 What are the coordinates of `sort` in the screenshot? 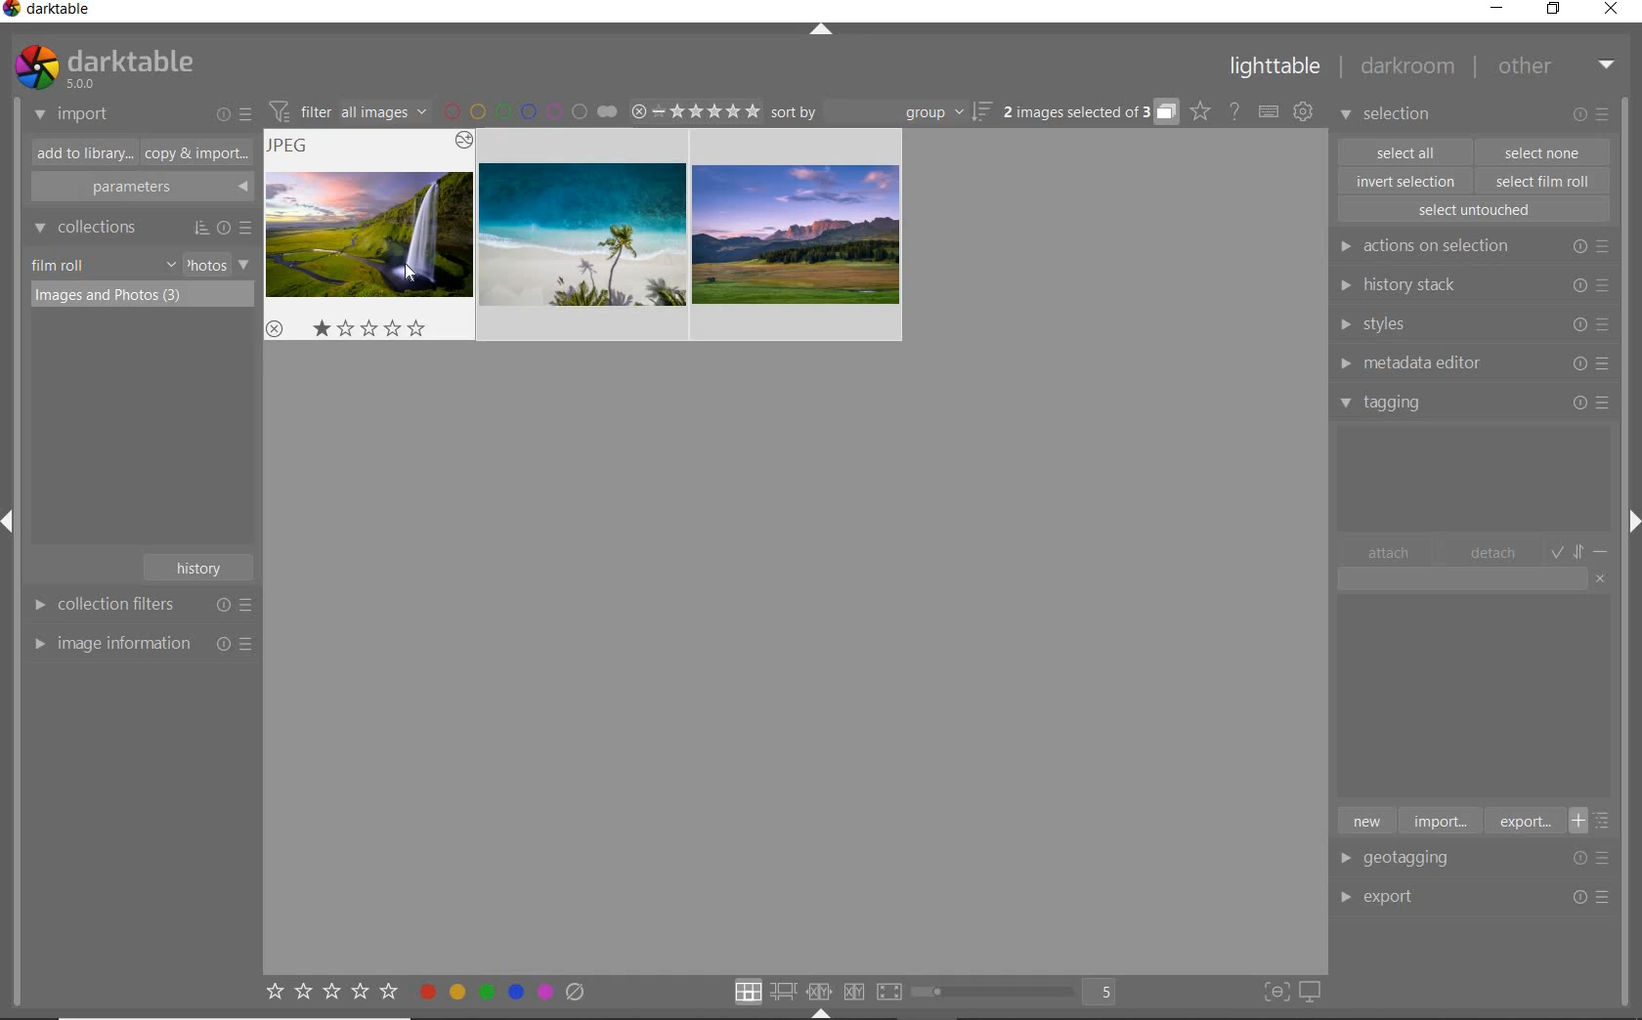 It's located at (882, 112).